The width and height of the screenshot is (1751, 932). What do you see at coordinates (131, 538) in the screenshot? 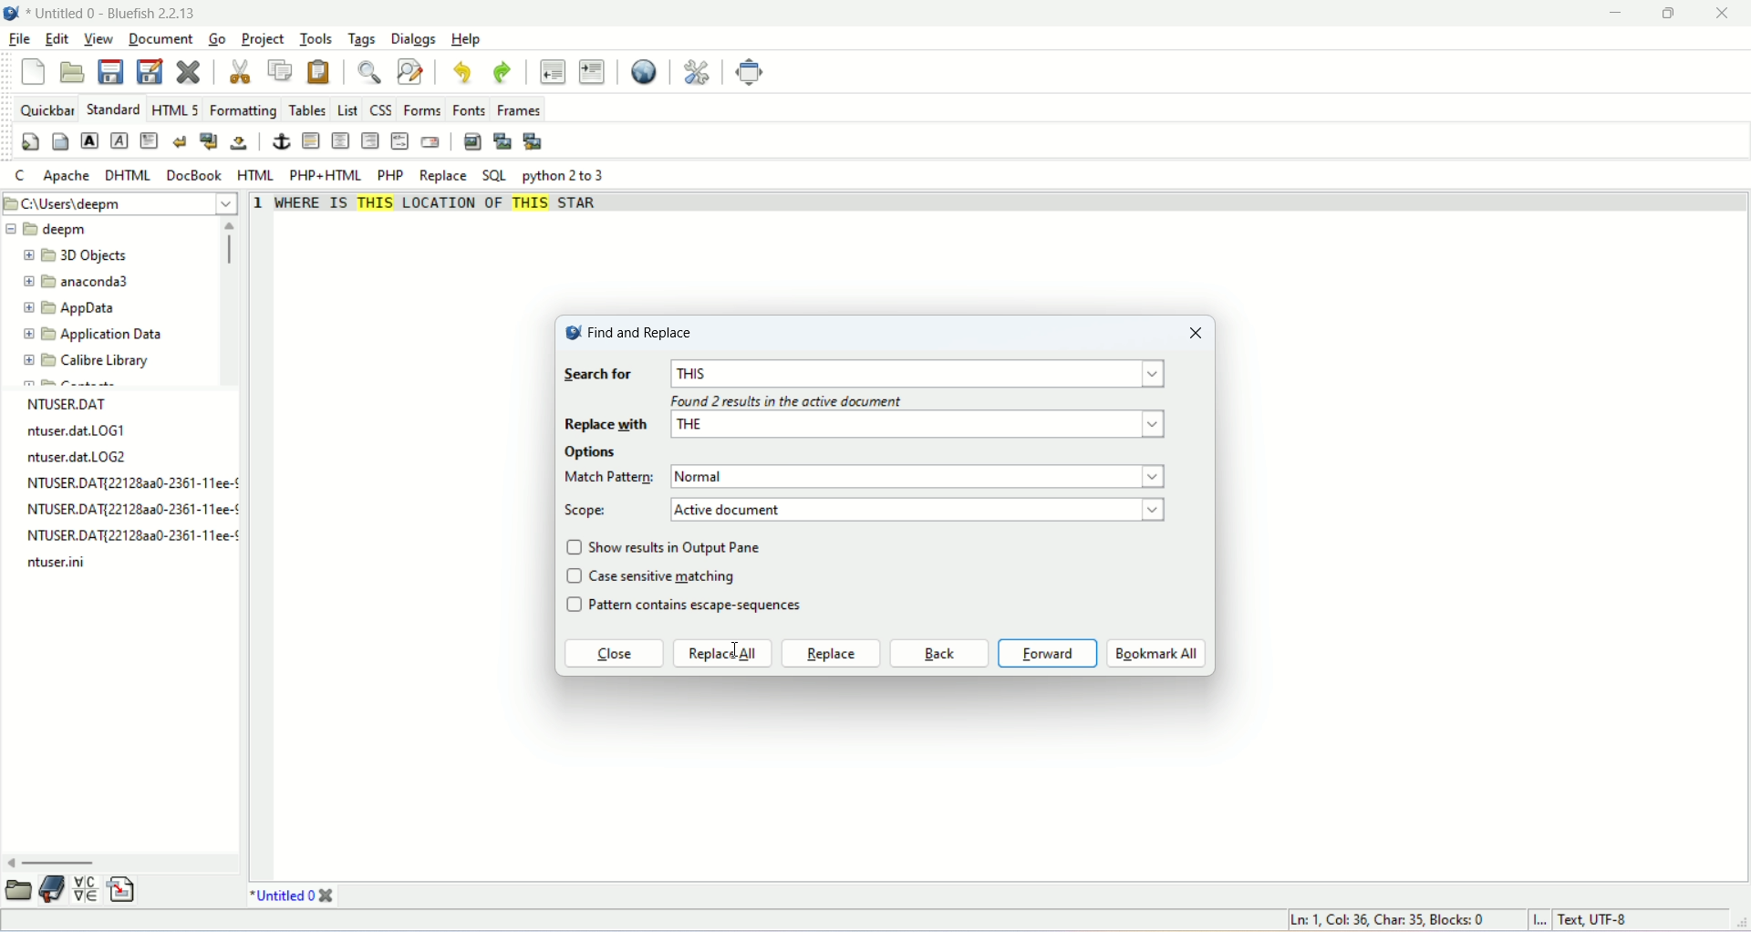
I see `file name` at bounding box center [131, 538].